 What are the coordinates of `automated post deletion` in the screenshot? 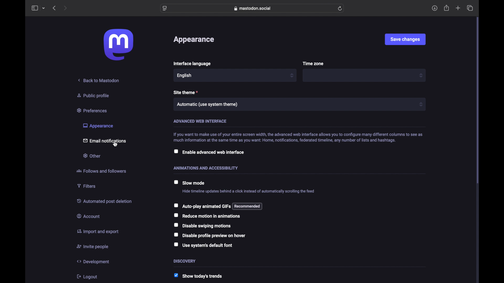 It's located at (104, 201).